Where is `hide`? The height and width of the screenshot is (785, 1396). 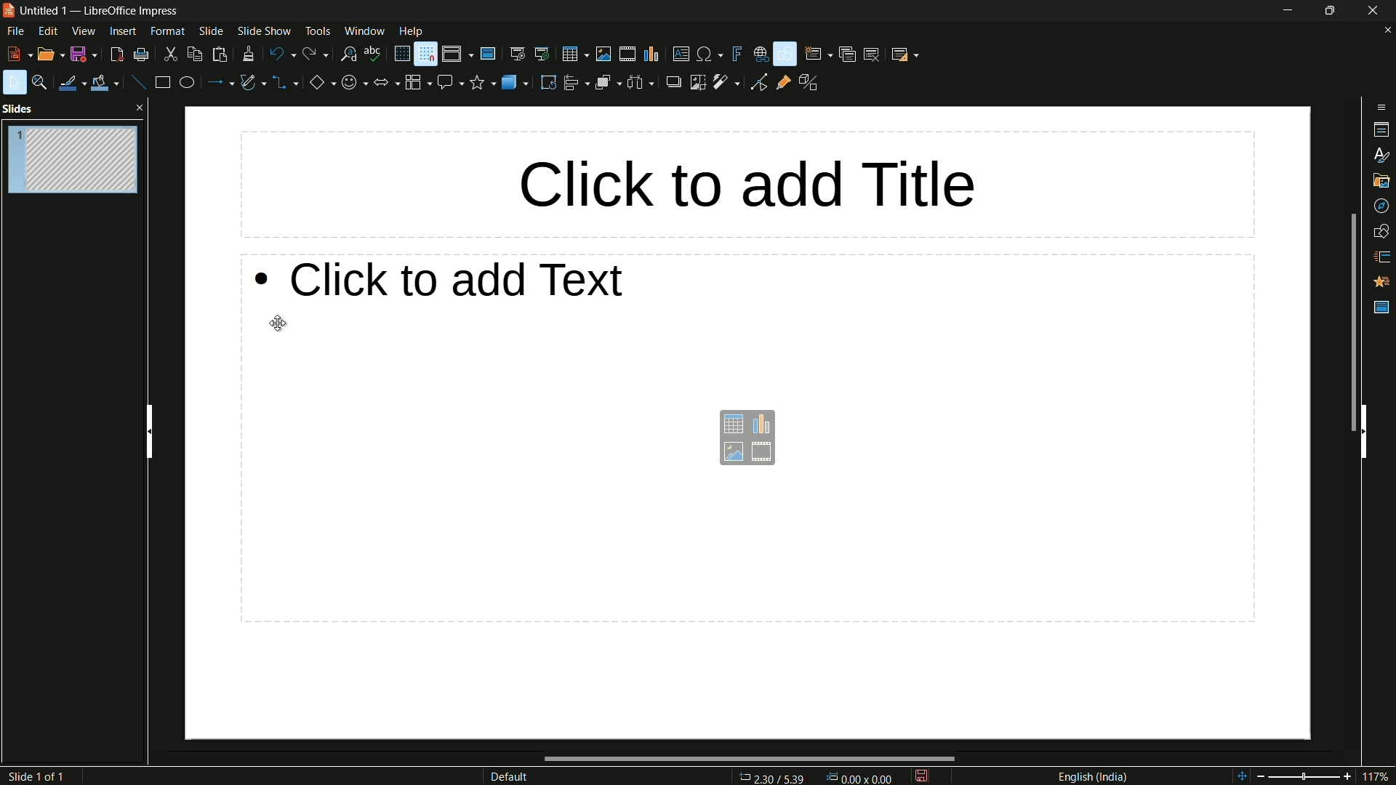 hide is located at coordinates (1365, 432).